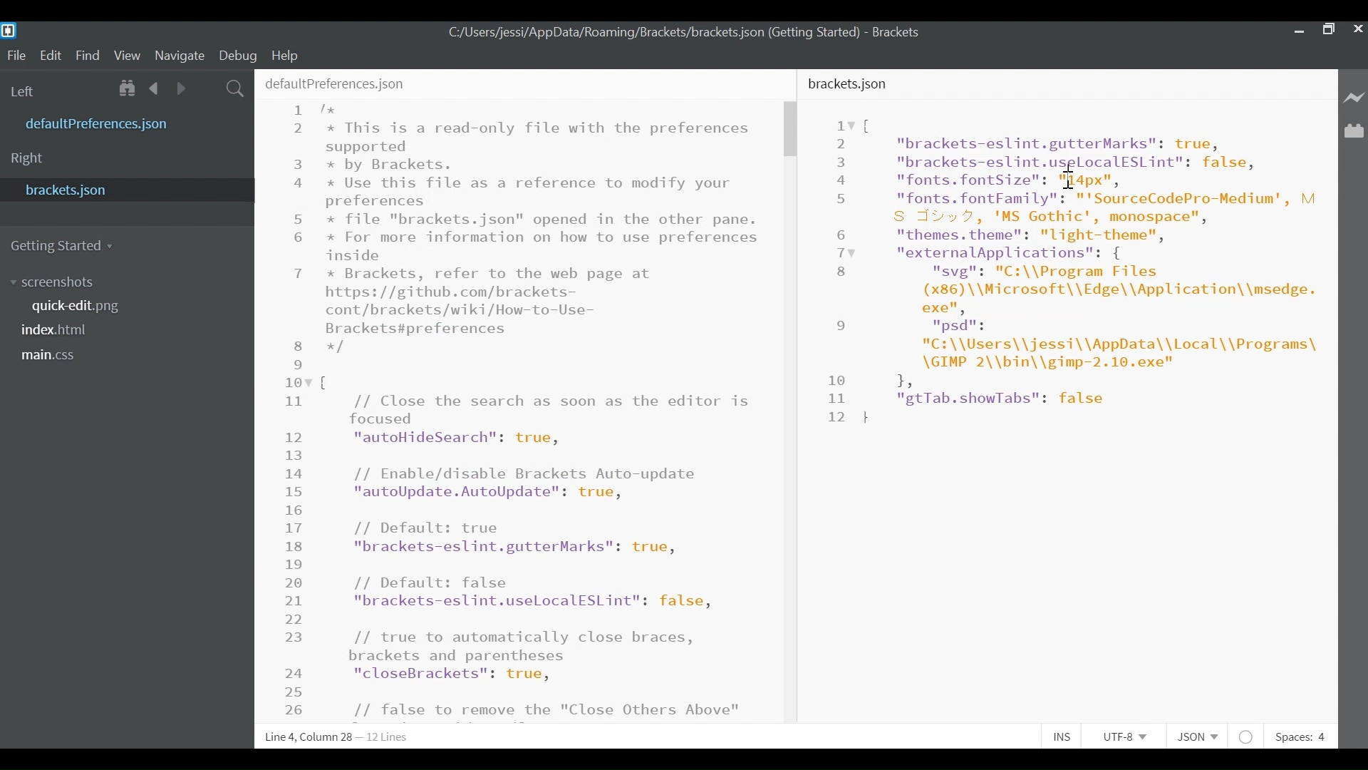 The image size is (1368, 770). I want to click on Navigate Forward, so click(182, 88).